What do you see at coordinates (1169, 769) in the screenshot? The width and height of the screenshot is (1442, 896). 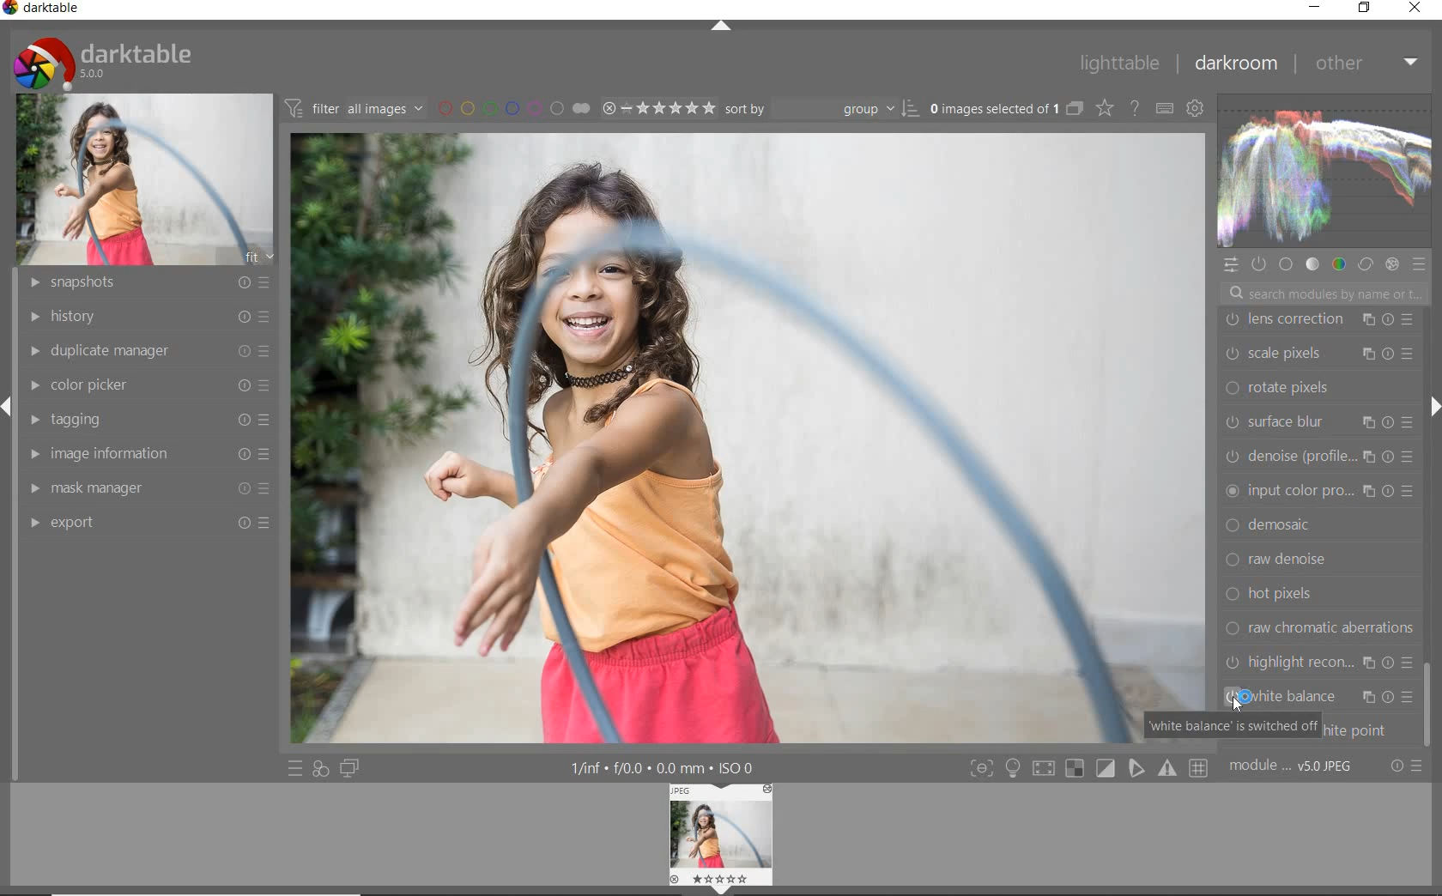 I see `toggle mode ` at bounding box center [1169, 769].